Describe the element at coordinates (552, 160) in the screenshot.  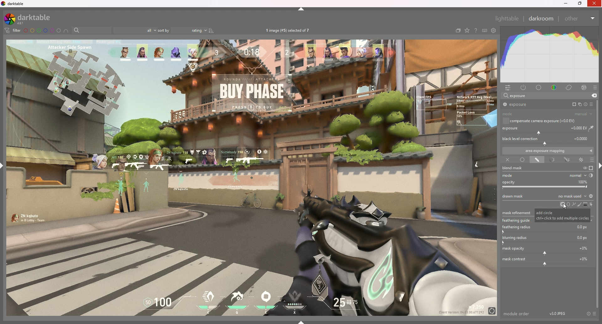
I see `parametric mask` at that location.